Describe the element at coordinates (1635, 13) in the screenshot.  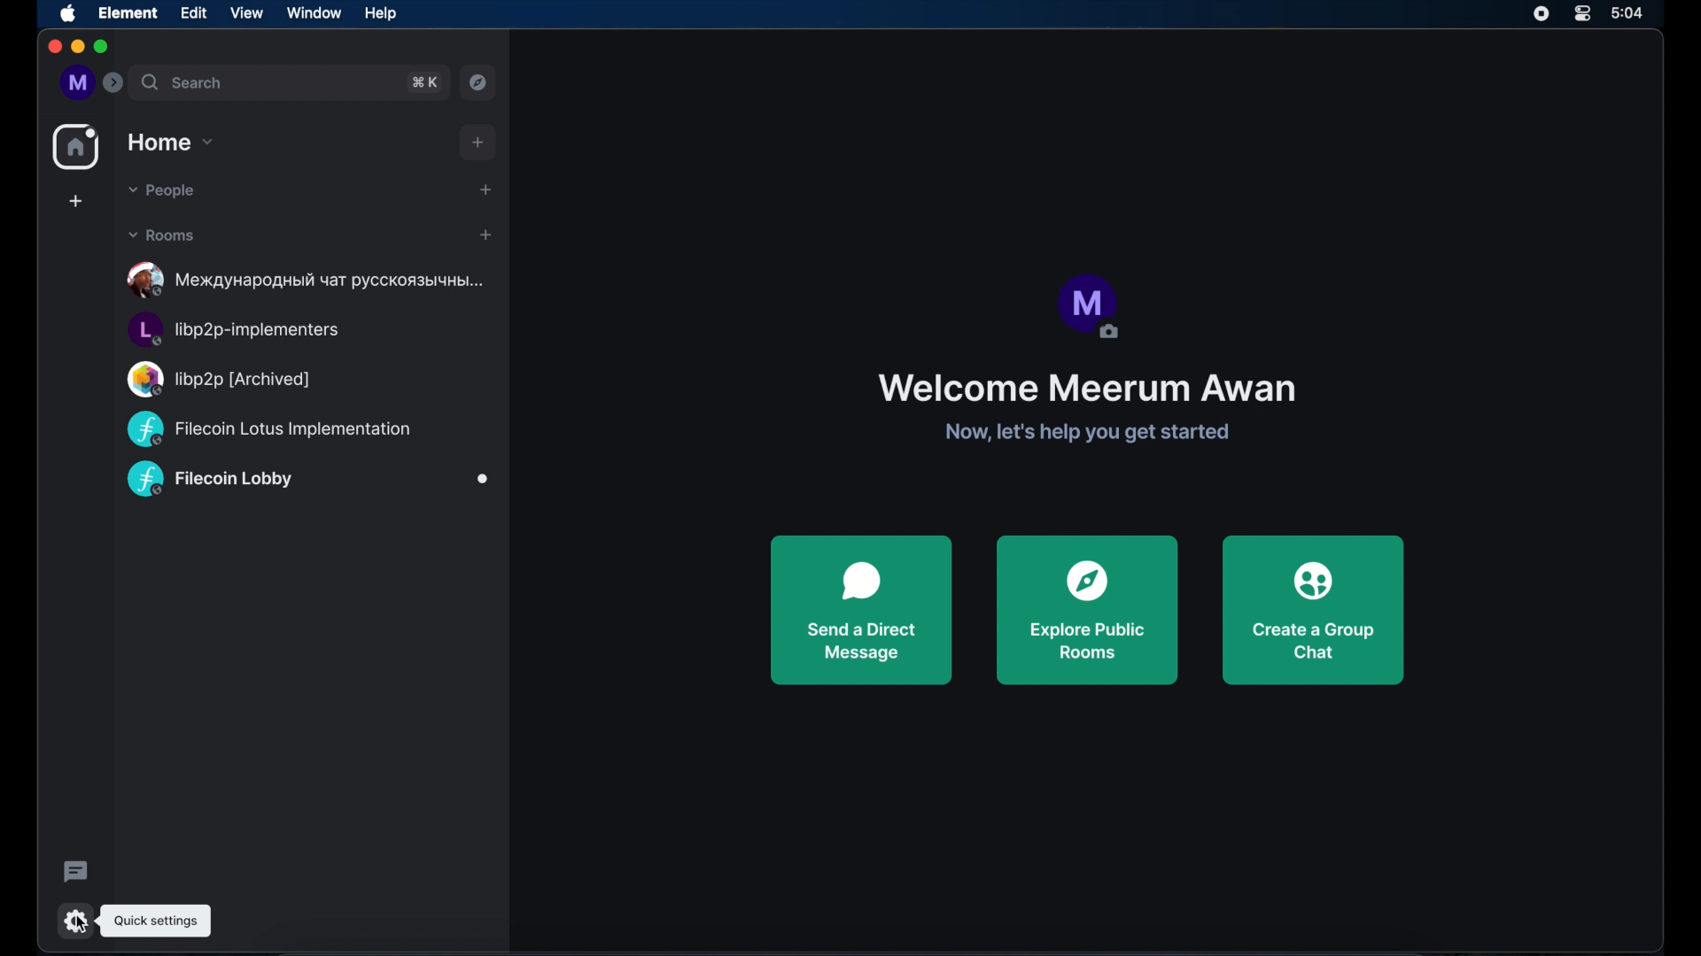
I see `5:04` at that location.